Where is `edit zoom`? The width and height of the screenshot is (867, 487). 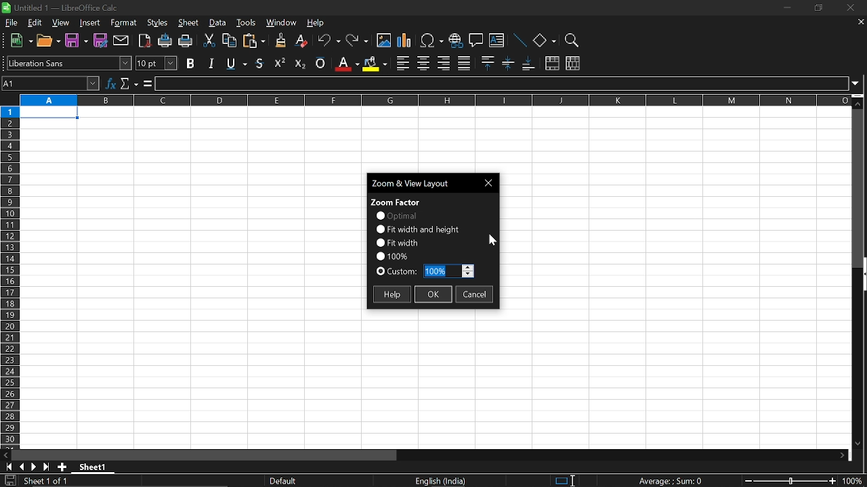 edit zoom is located at coordinates (448, 271).